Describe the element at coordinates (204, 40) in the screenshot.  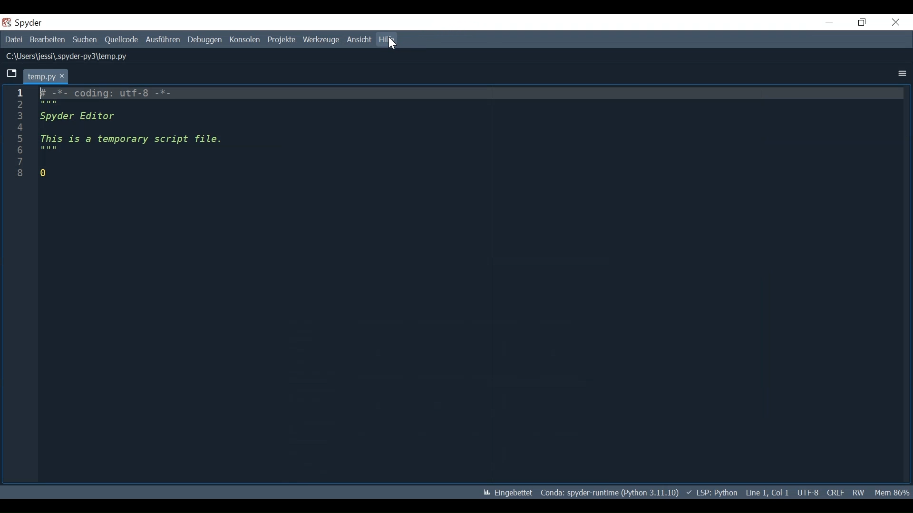
I see `Debug` at that location.